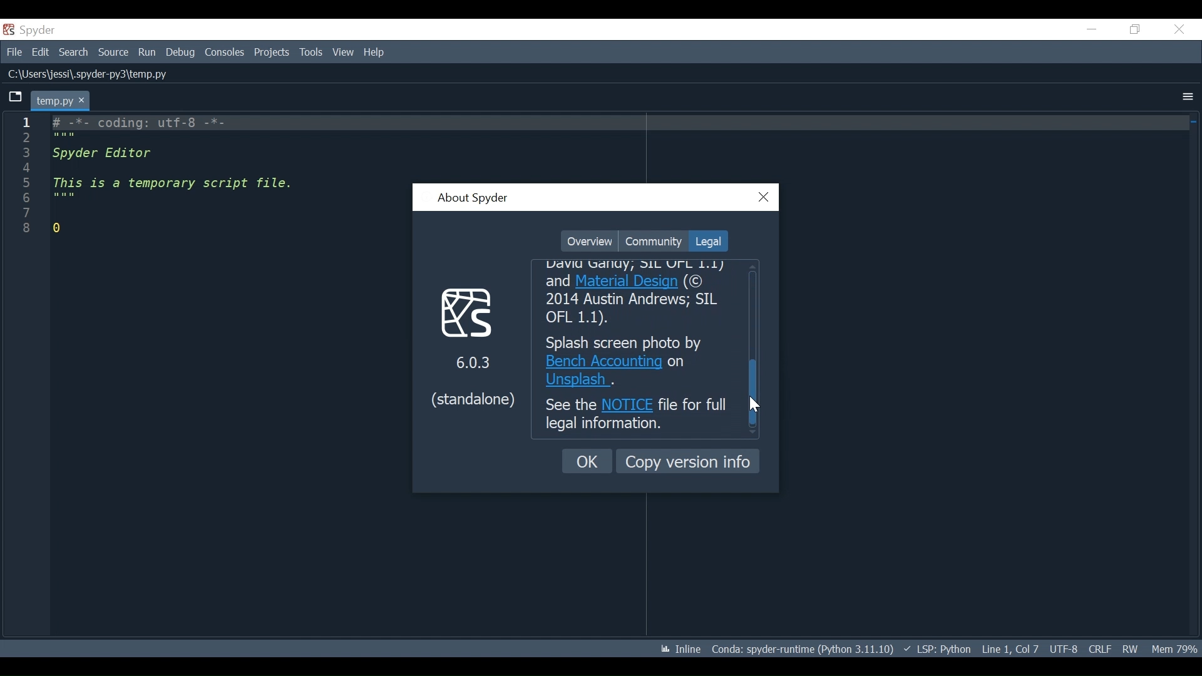 The image size is (1202, 676). What do you see at coordinates (675, 650) in the screenshot?
I see `Inline` at bounding box center [675, 650].